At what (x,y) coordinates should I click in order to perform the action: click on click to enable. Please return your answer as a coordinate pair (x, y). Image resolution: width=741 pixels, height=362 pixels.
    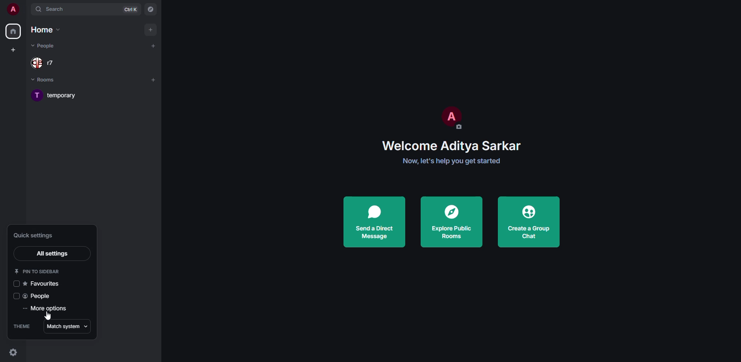
    Looking at the image, I should click on (17, 282).